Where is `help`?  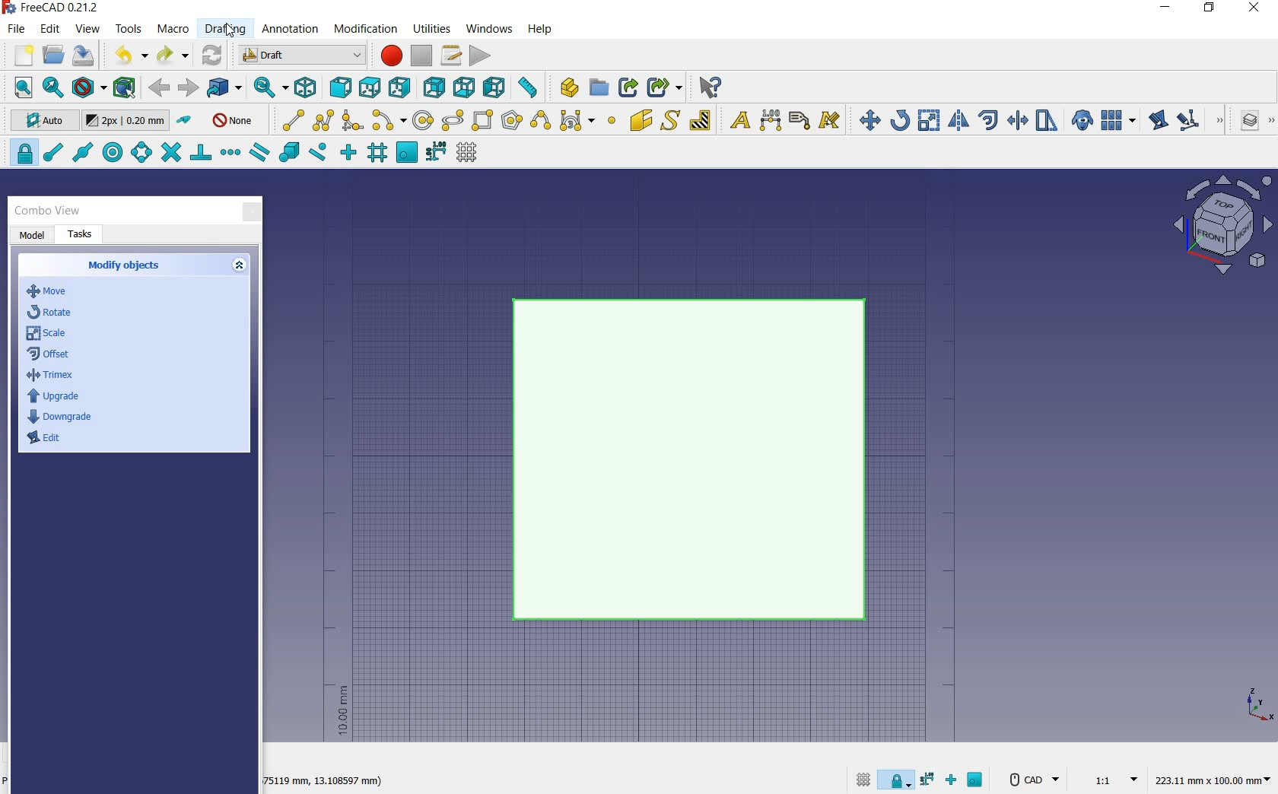
help is located at coordinates (539, 29).